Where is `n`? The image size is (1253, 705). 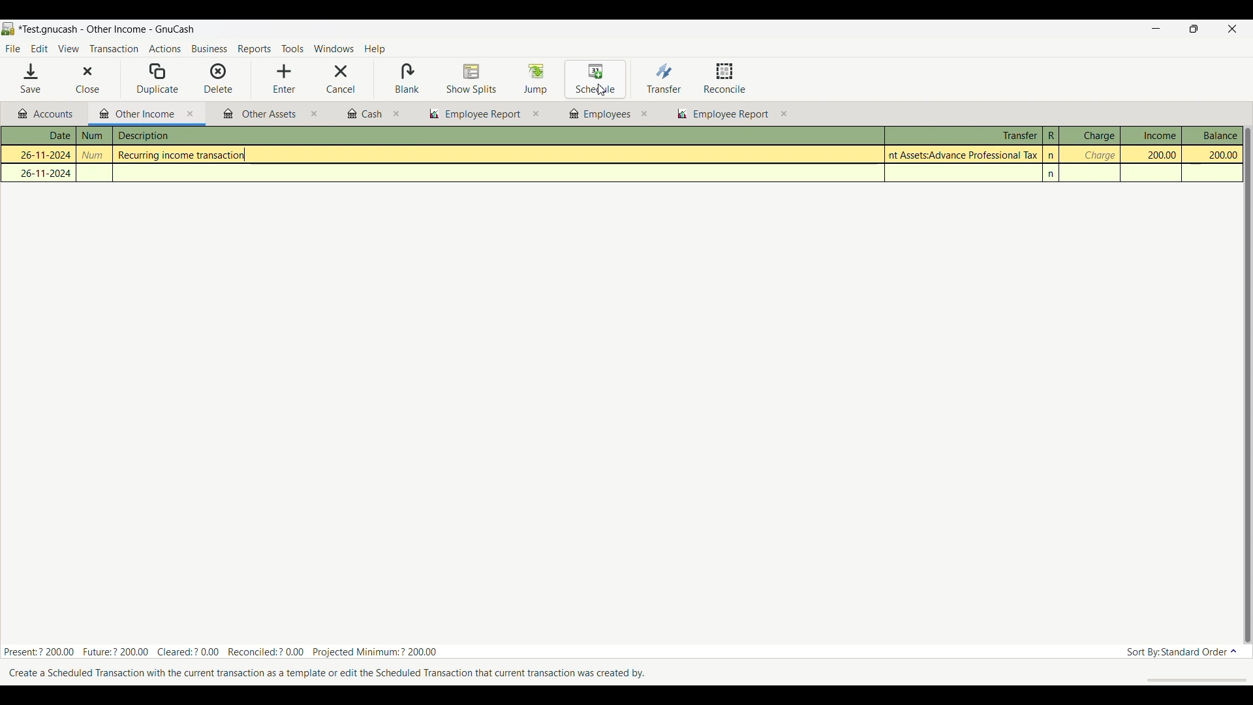
n is located at coordinates (1052, 155).